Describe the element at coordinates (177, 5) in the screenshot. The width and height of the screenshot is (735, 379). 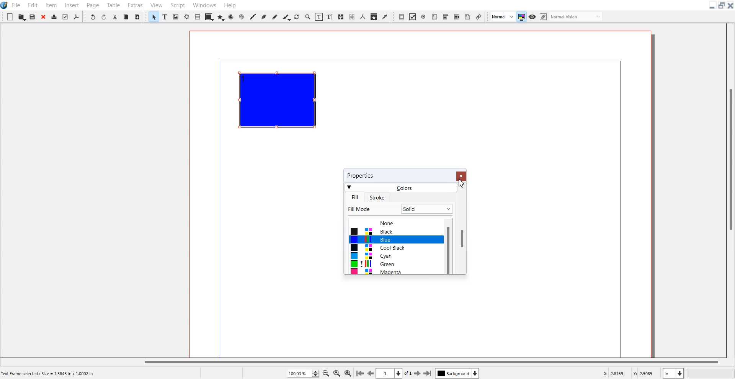
I see `Script` at that location.